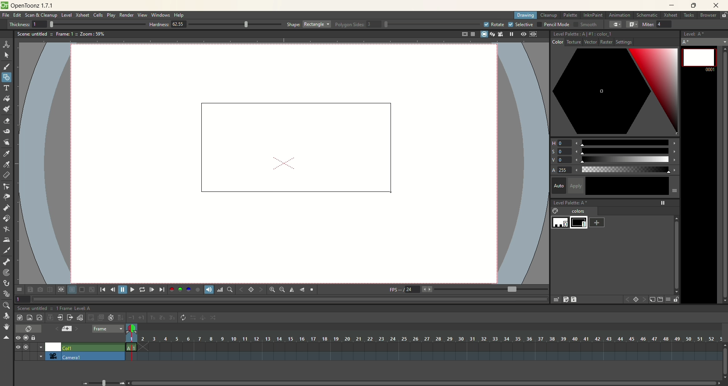 The image size is (728, 386). Describe the element at coordinates (704, 33) in the screenshot. I see `level strip` at that location.